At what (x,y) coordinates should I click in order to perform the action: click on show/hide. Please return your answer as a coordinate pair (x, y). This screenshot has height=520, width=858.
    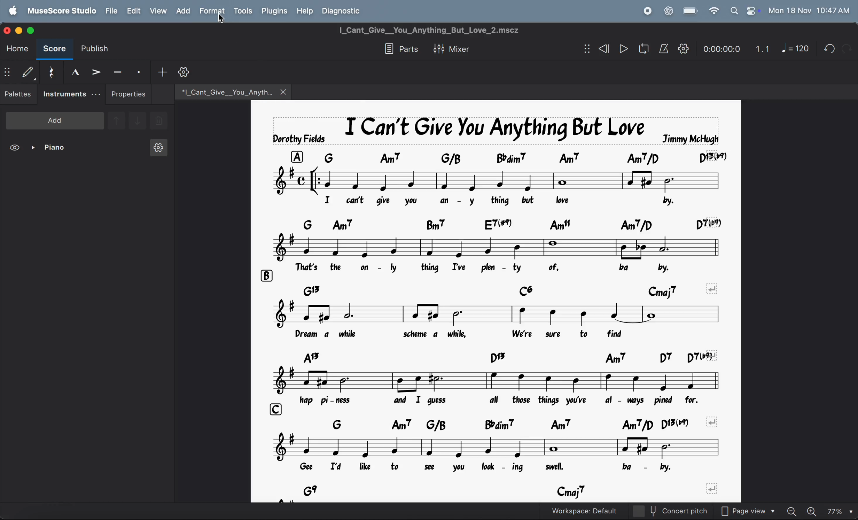
    Looking at the image, I should click on (585, 49).